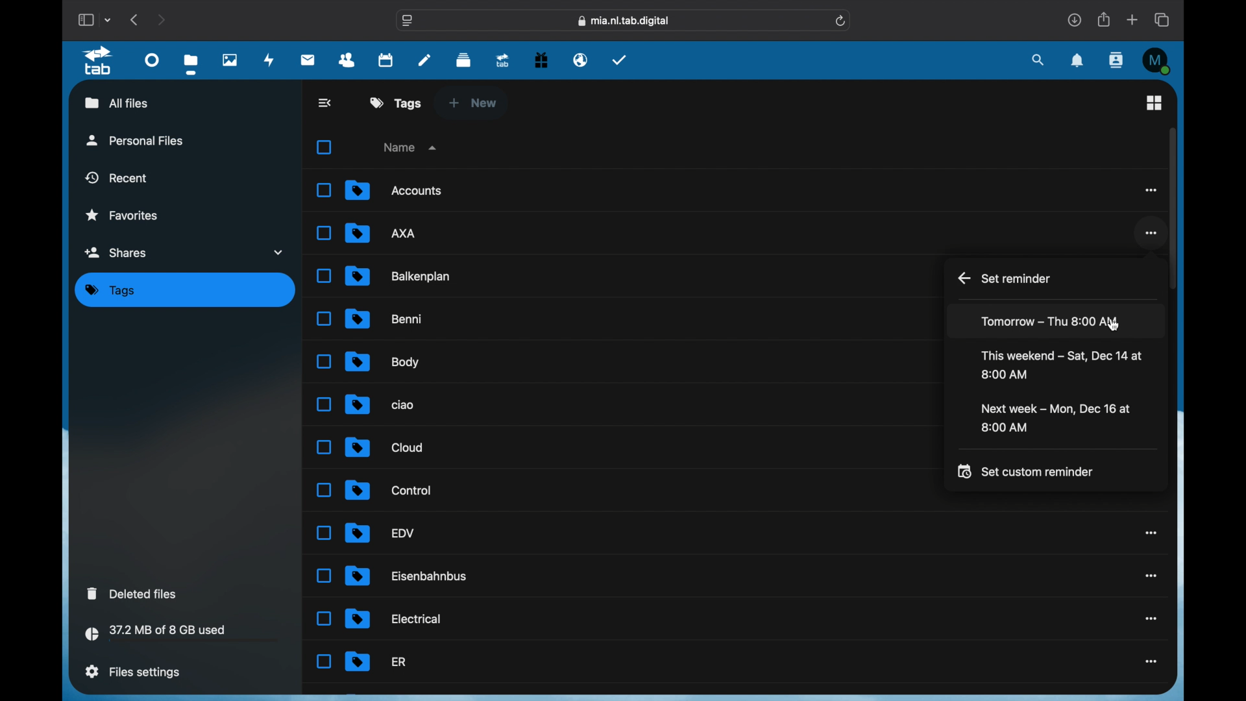  What do you see at coordinates (376, 661) in the screenshot?
I see `file` at bounding box center [376, 661].